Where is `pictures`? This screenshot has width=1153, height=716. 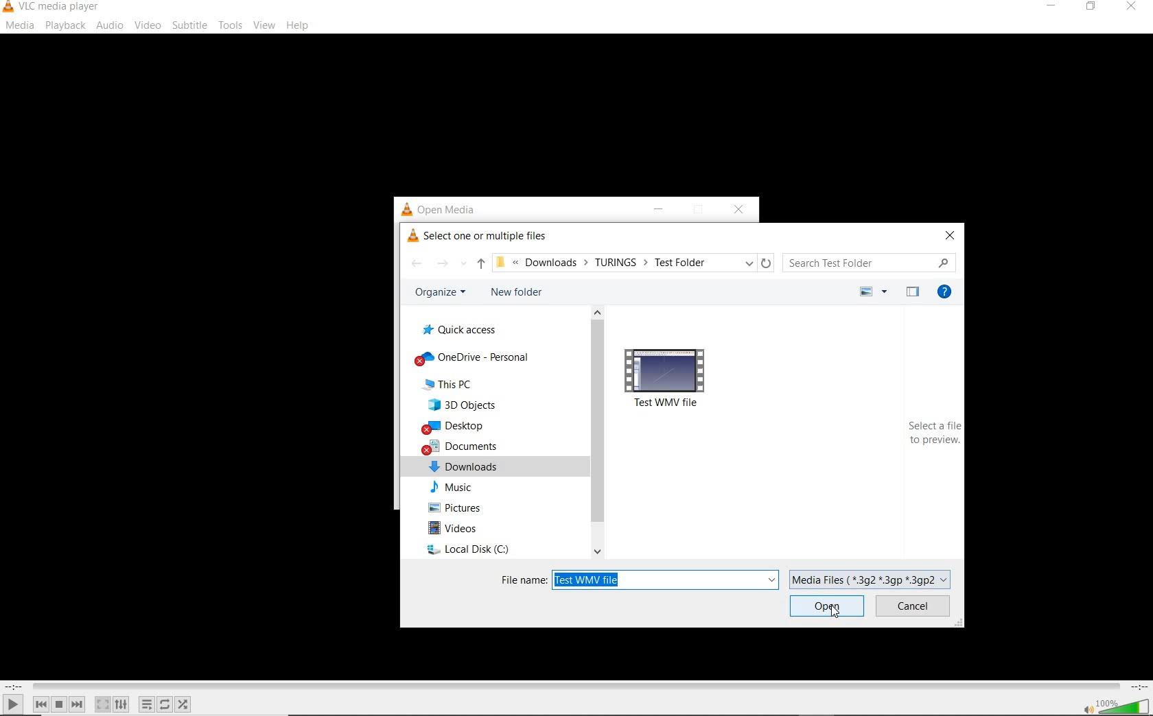
pictures is located at coordinates (461, 506).